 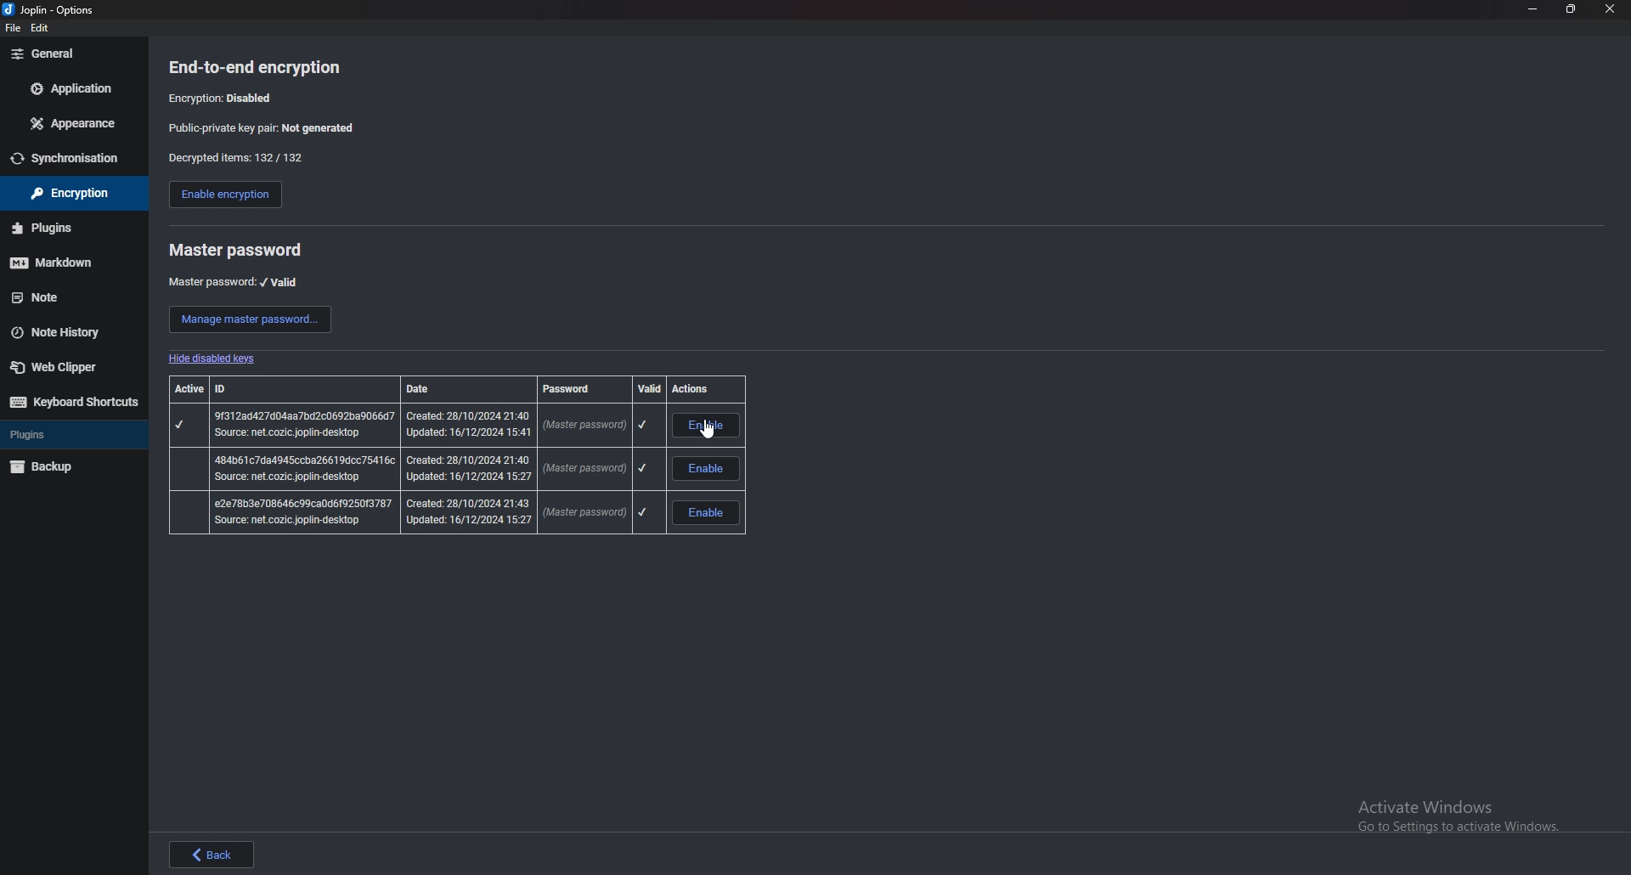 What do you see at coordinates (69, 332) in the screenshot?
I see `note history` at bounding box center [69, 332].